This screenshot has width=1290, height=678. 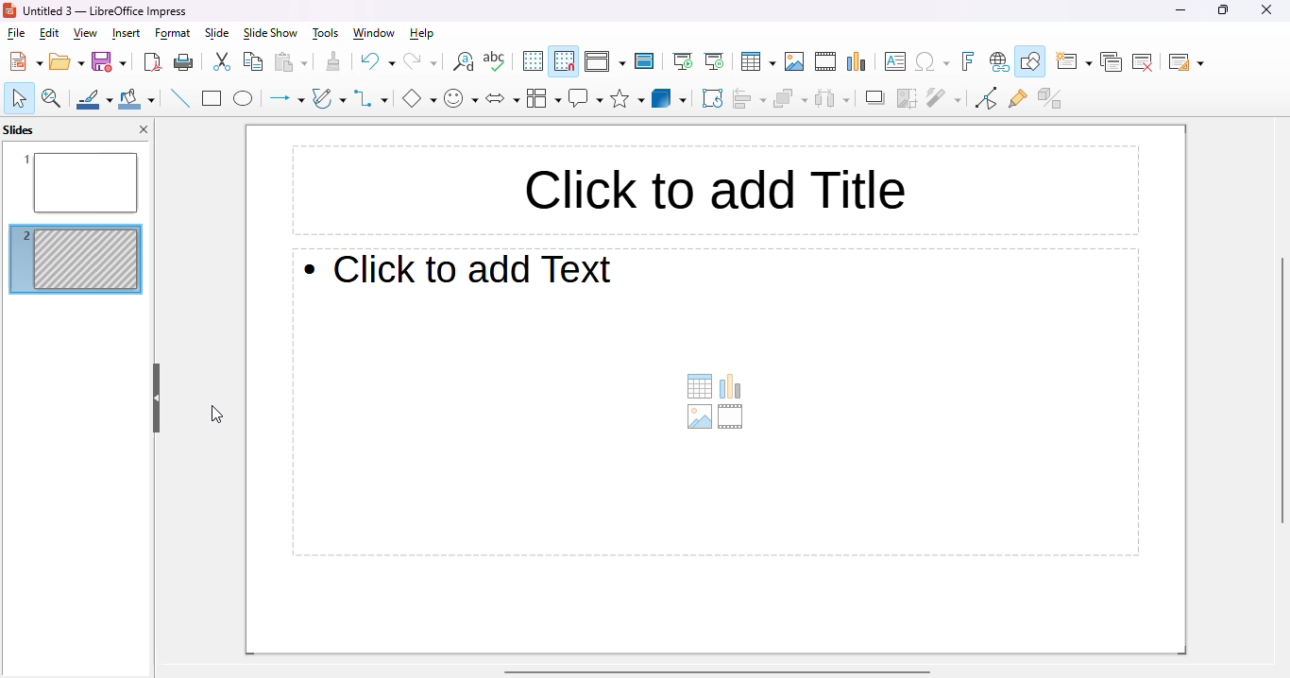 I want to click on new, so click(x=25, y=61).